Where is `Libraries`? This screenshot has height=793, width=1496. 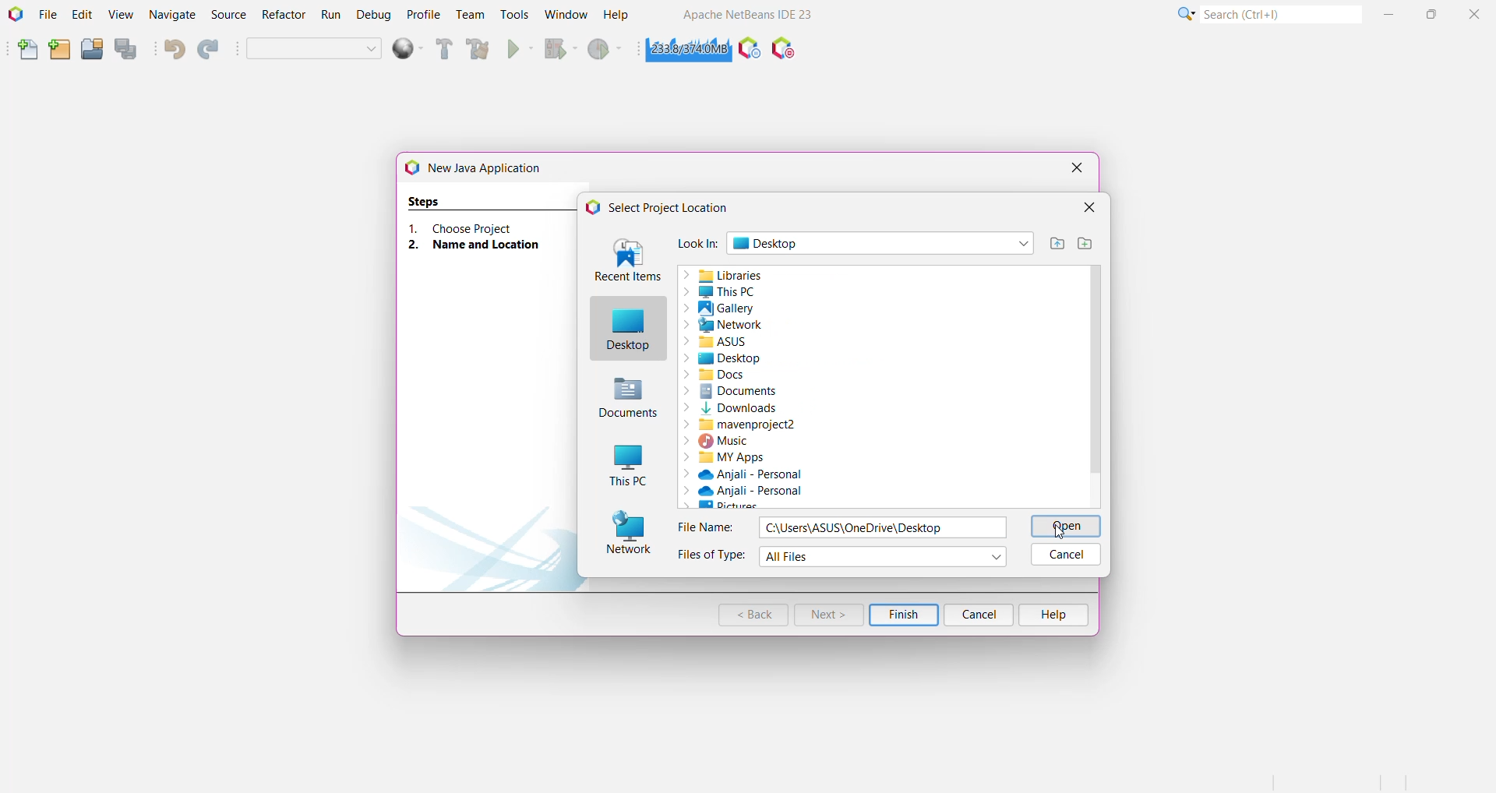 Libraries is located at coordinates (879, 277).